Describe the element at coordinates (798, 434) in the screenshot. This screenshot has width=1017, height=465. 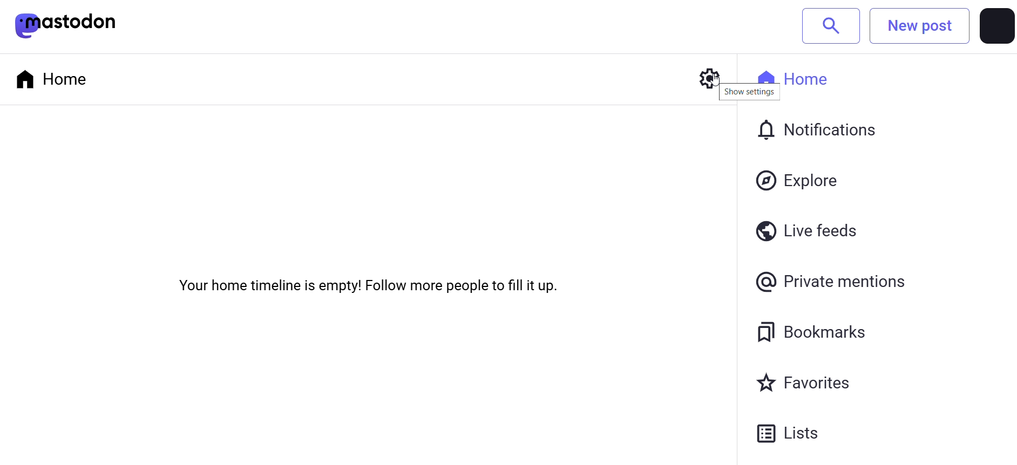
I see `Lists` at that location.